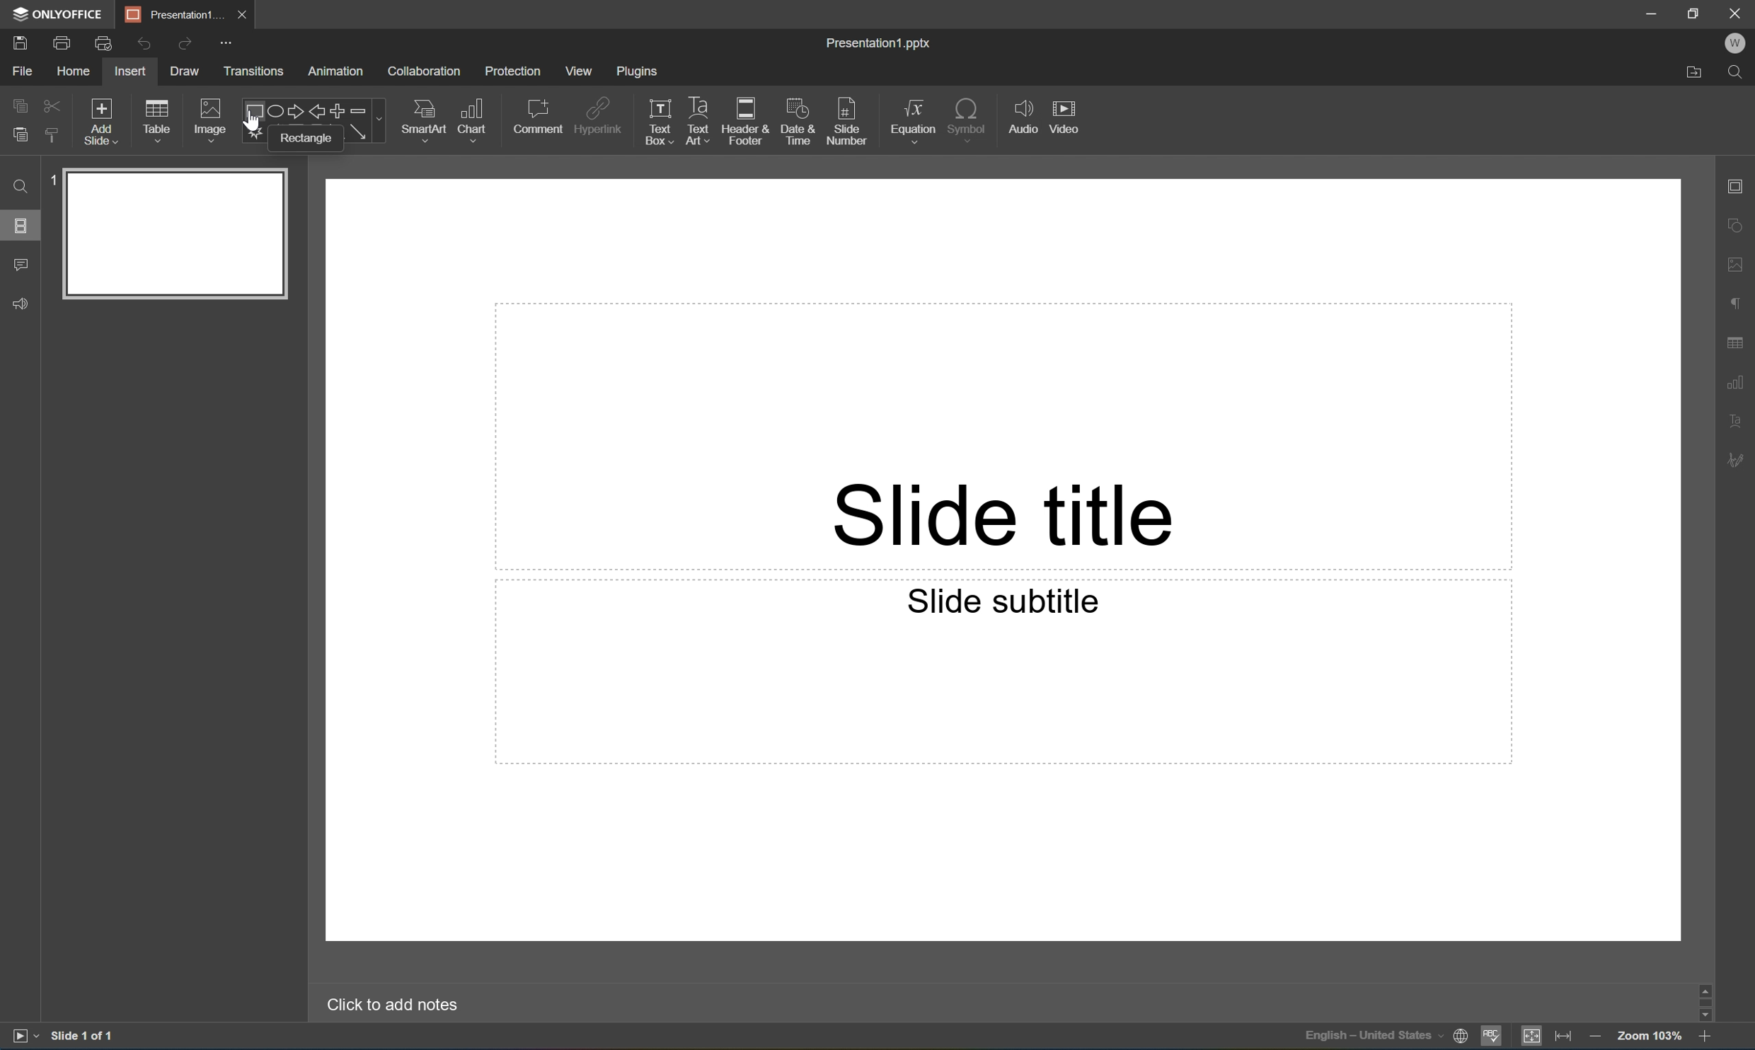 This screenshot has width=1755, height=1050. Describe the element at coordinates (1739, 262) in the screenshot. I see `Image settings` at that location.